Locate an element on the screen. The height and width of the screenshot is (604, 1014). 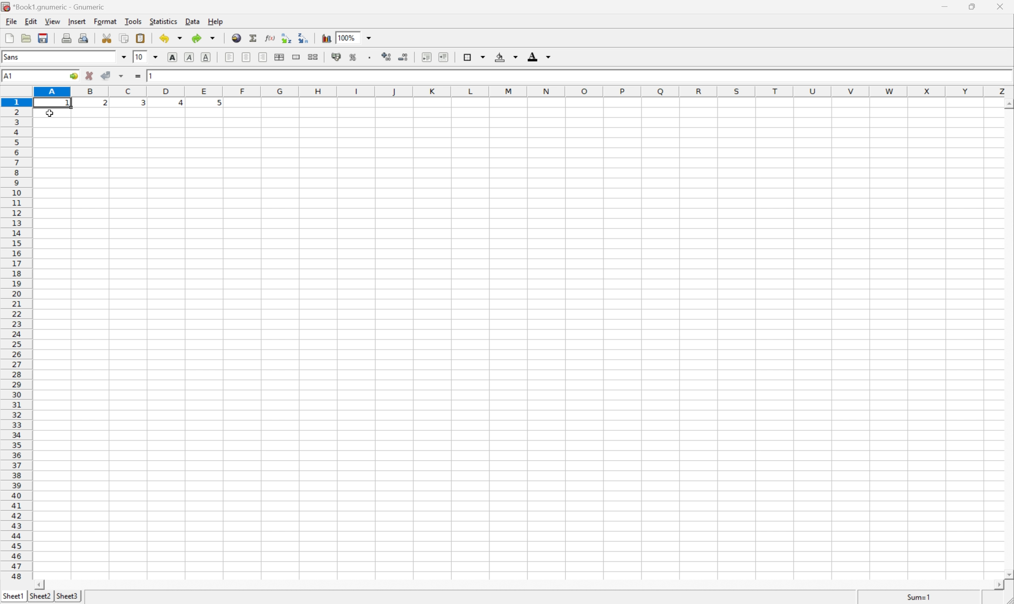
scroll down is located at coordinates (1007, 571).